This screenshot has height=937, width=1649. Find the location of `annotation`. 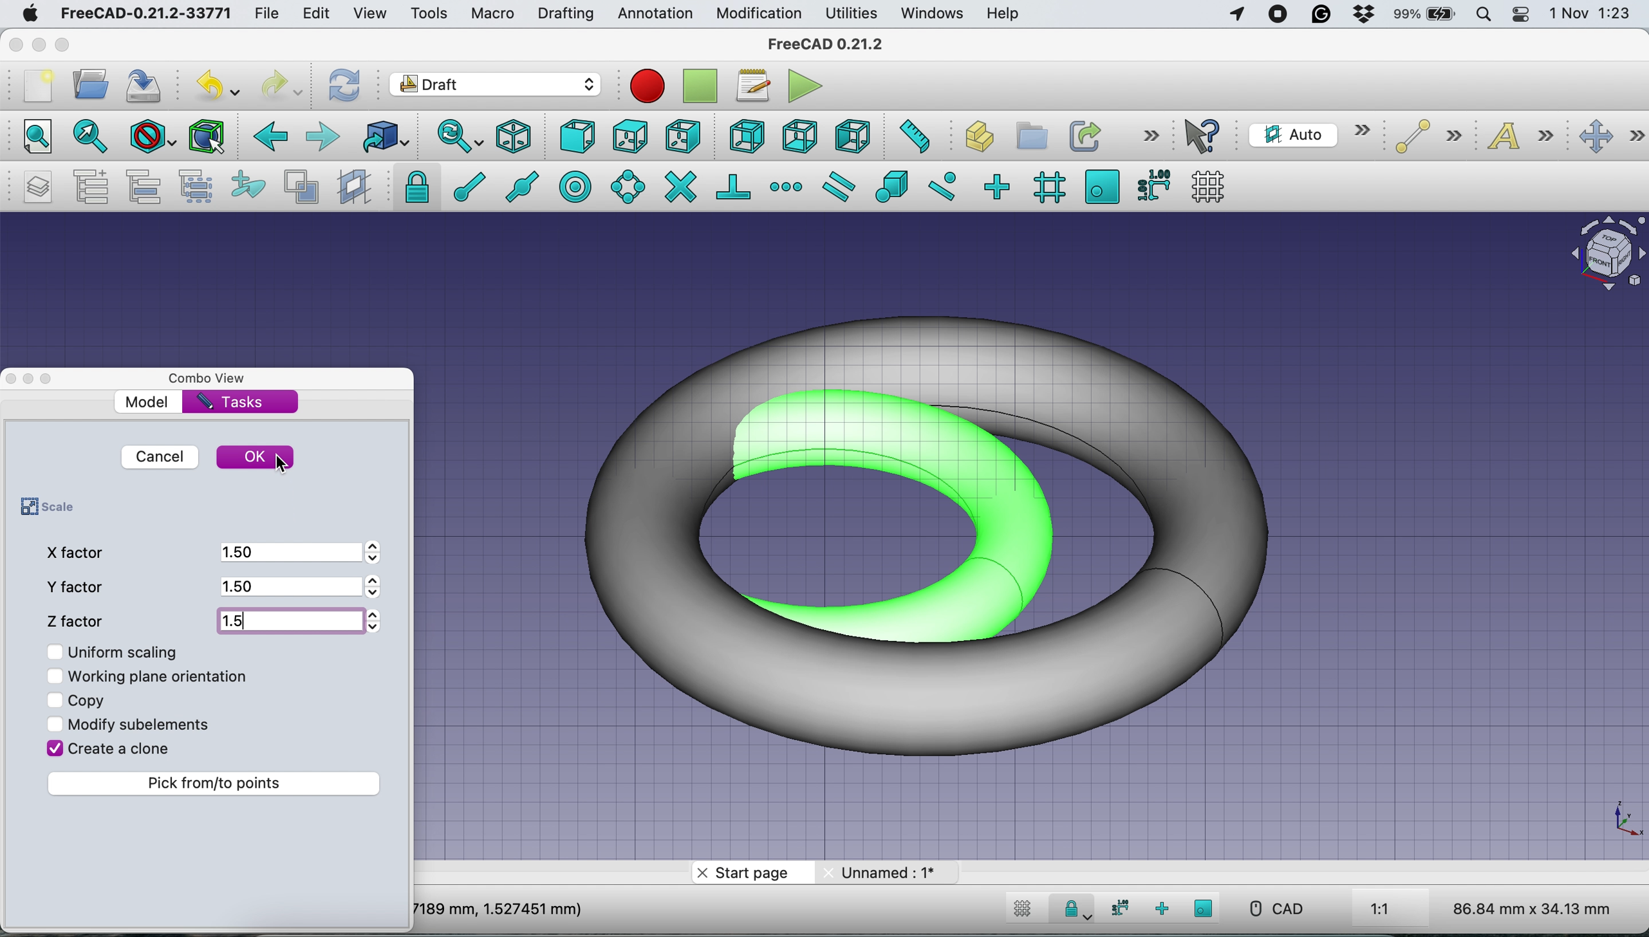

annotation is located at coordinates (655, 14).